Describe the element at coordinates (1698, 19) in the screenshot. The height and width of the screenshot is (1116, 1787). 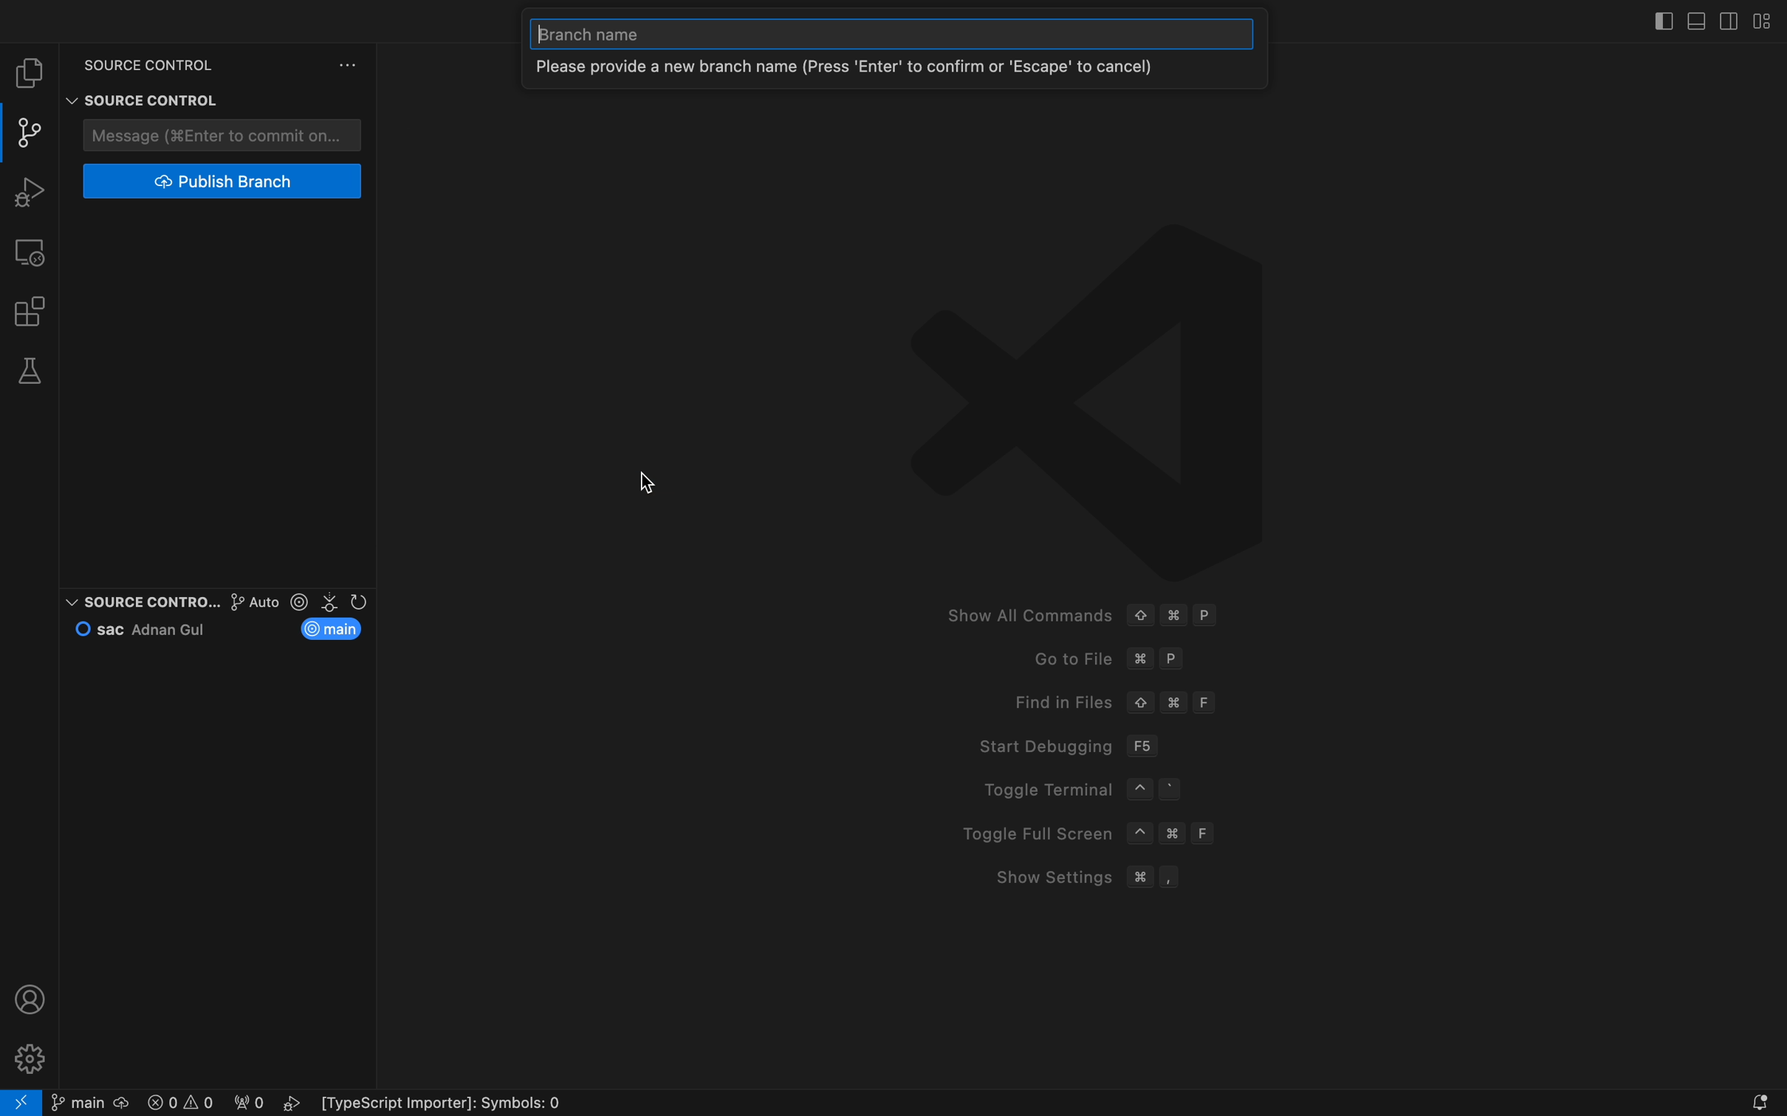
I see `toggle primary bar` at that location.